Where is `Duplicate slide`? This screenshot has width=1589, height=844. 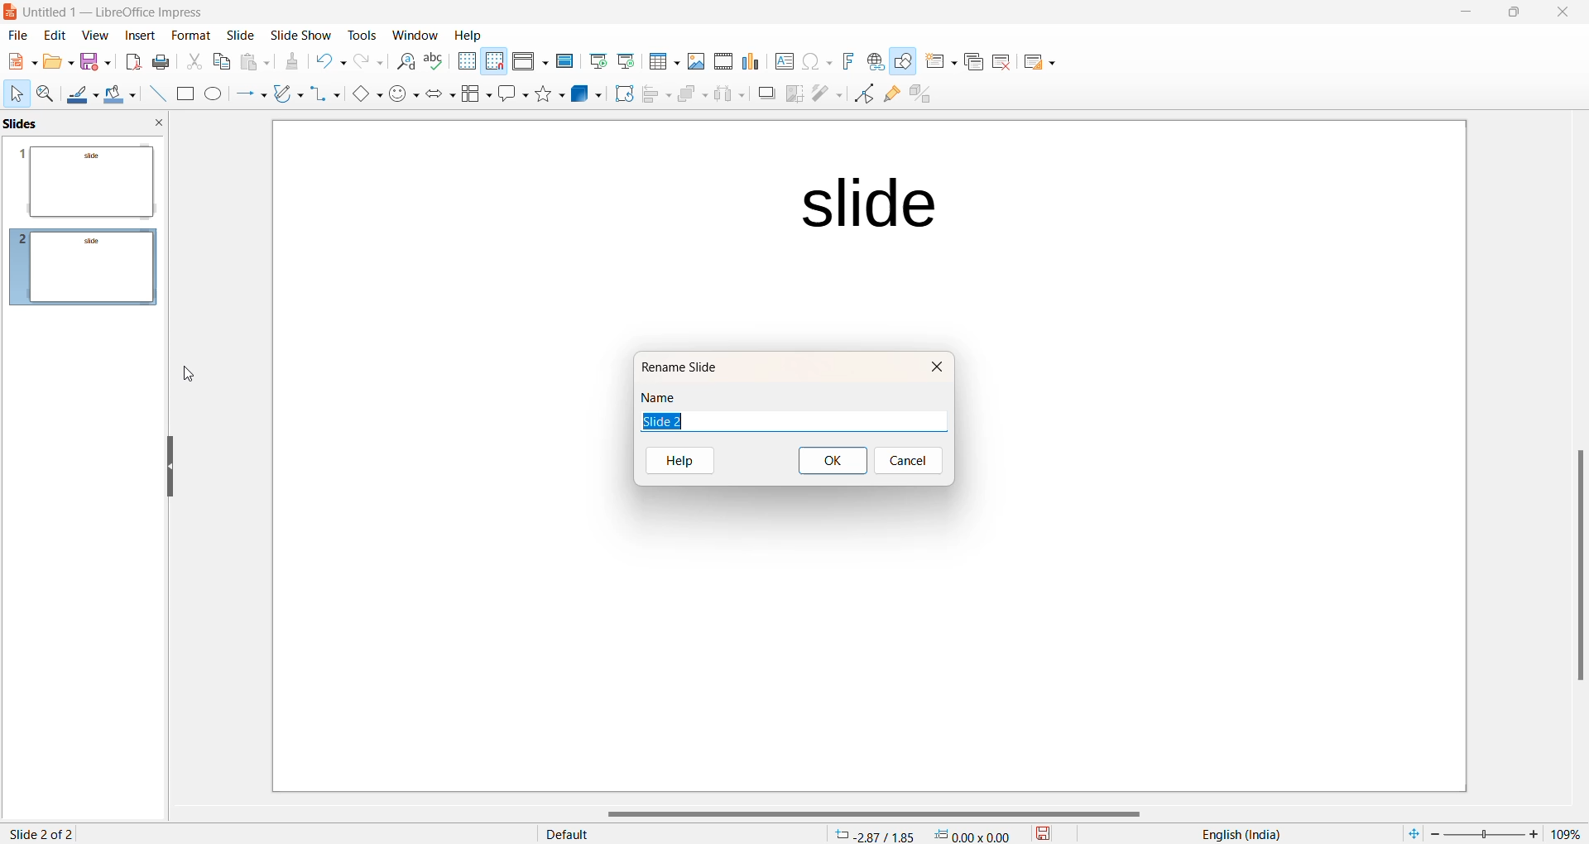 Duplicate slide is located at coordinates (971, 65).